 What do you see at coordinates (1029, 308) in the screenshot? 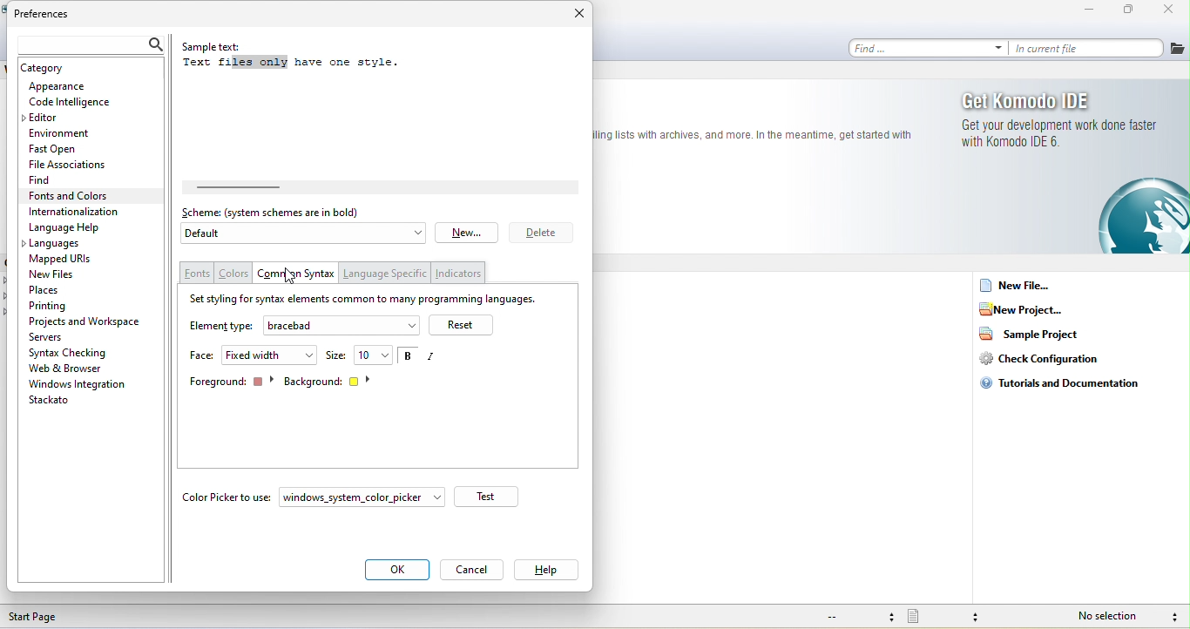
I see `new project` at bounding box center [1029, 308].